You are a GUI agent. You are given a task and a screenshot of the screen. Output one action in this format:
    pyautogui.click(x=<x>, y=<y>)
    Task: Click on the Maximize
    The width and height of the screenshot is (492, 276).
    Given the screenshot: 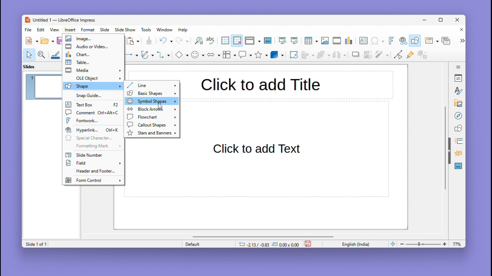 What is the action you would take?
    pyautogui.click(x=442, y=21)
    